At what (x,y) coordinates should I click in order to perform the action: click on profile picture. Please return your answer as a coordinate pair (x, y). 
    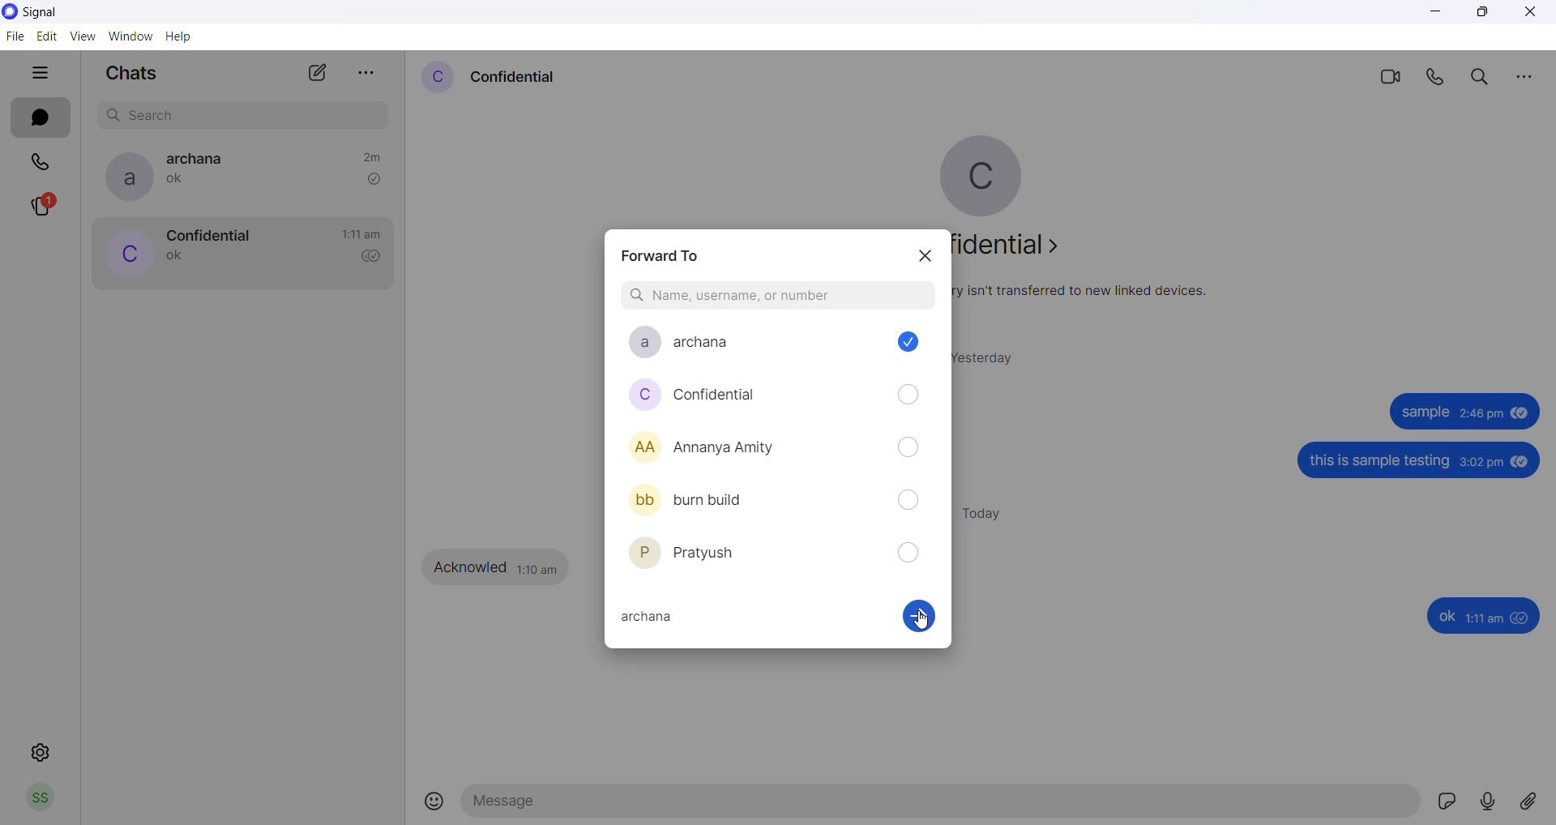
    Looking at the image, I should click on (123, 177).